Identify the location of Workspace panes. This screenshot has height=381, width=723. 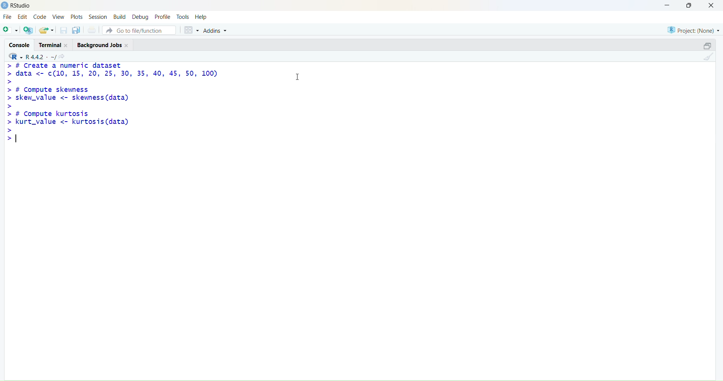
(190, 29).